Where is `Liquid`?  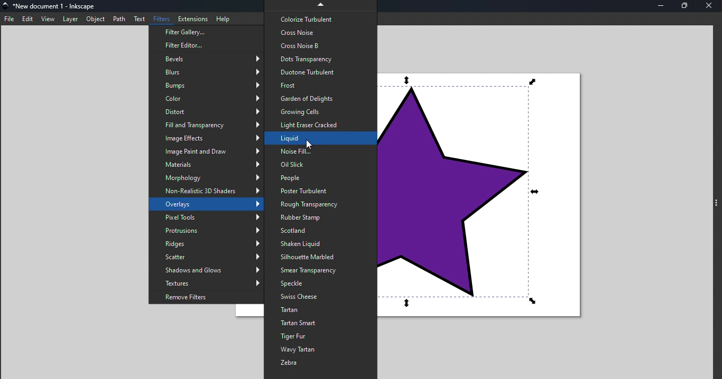
Liquid is located at coordinates (319, 138).